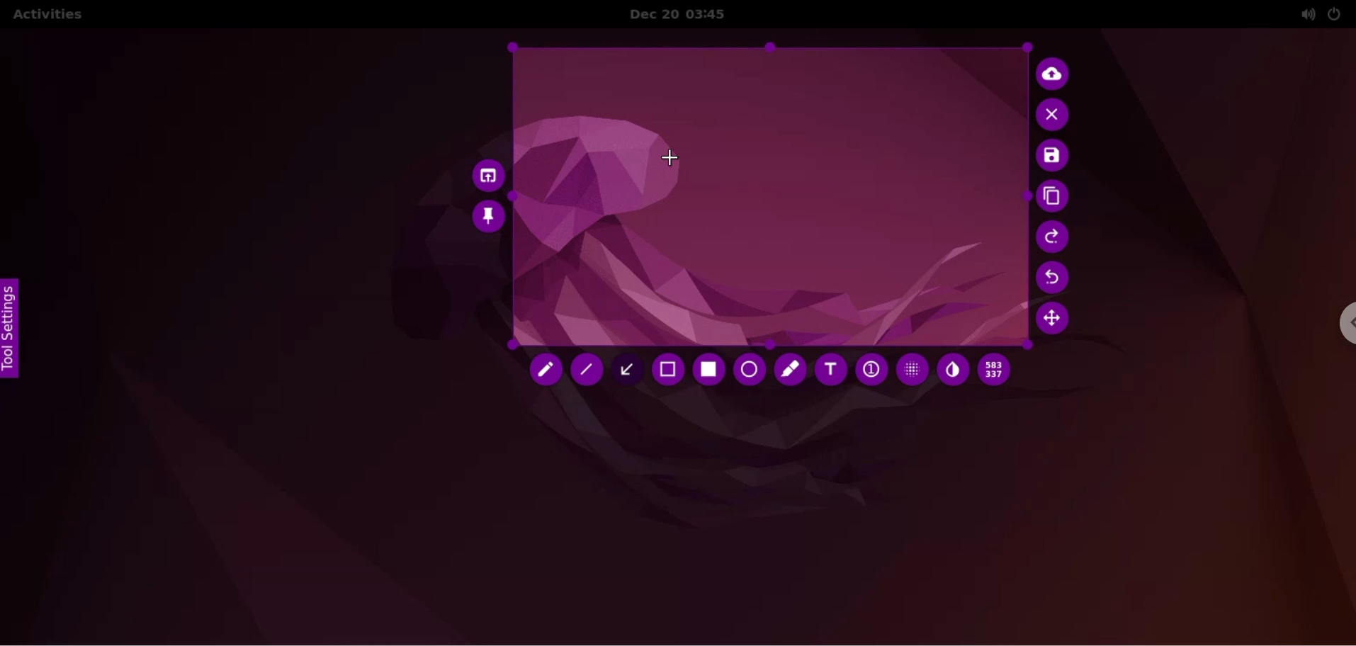 Image resolution: width=1356 pixels, height=646 pixels. What do you see at coordinates (1055, 198) in the screenshot?
I see `copy to clipboard` at bounding box center [1055, 198].